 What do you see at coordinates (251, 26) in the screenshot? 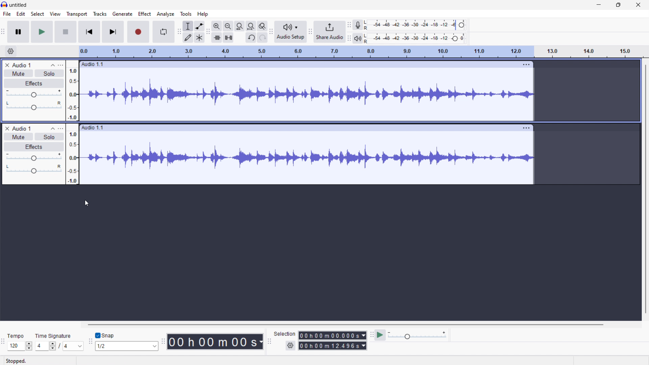
I see `fit project to width` at bounding box center [251, 26].